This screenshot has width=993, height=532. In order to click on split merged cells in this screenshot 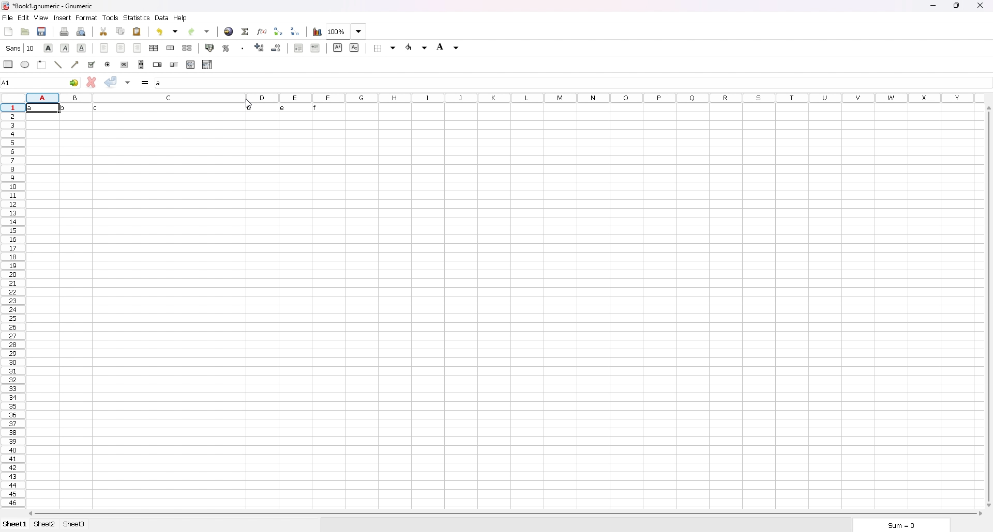, I will do `click(188, 48)`.